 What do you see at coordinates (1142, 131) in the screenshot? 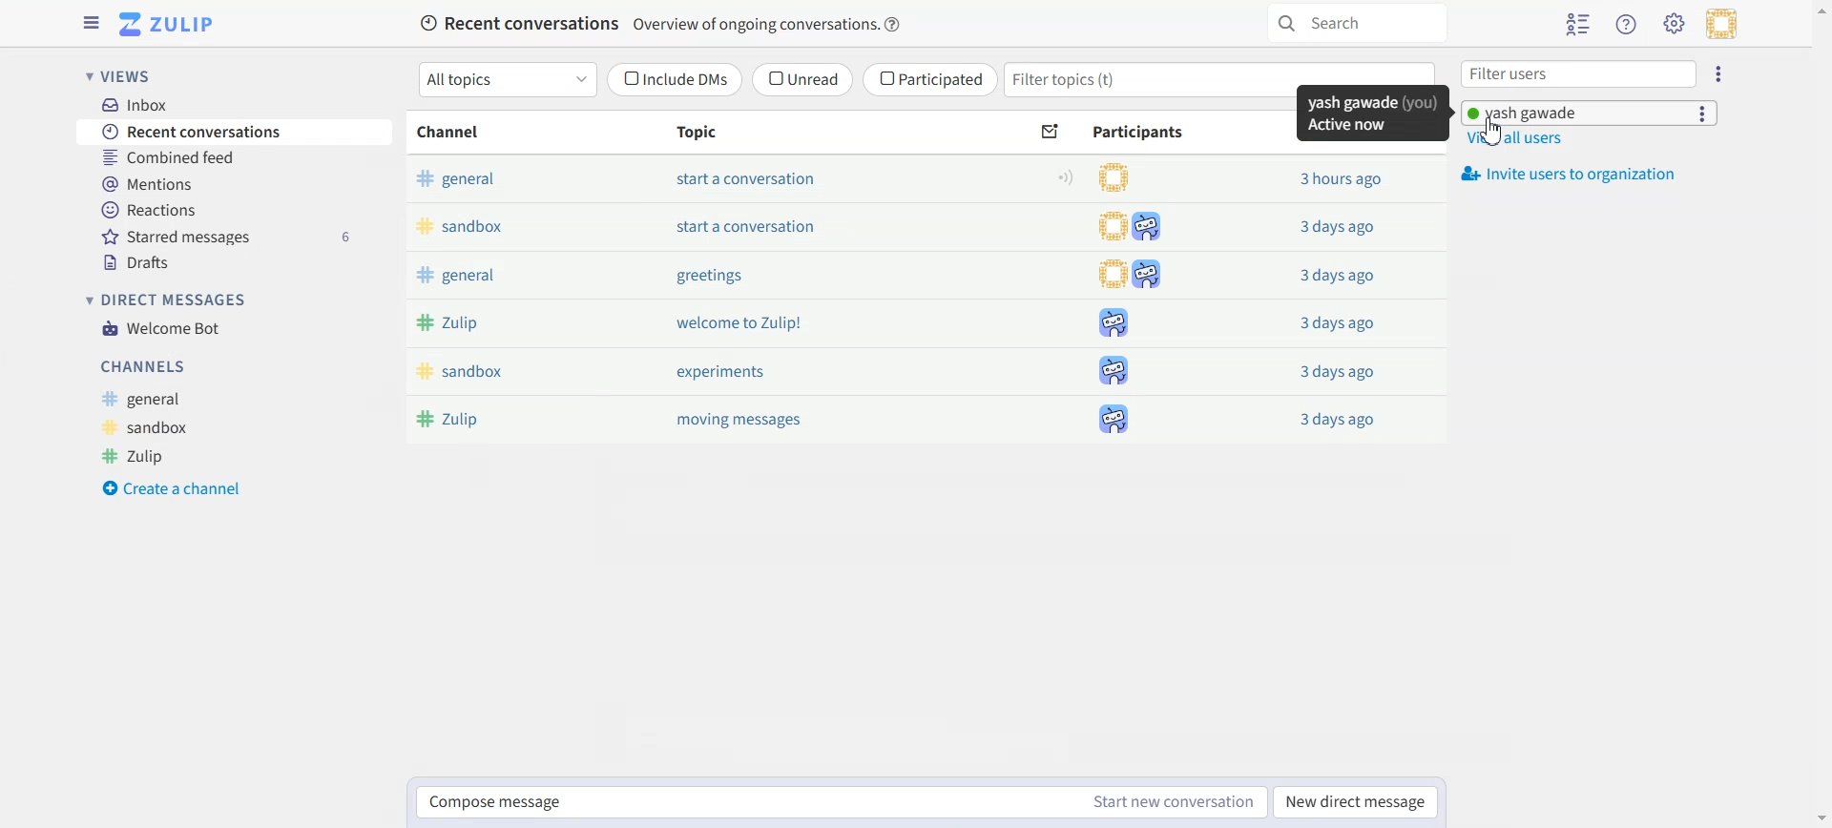
I see `Participants` at bounding box center [1142, 131].